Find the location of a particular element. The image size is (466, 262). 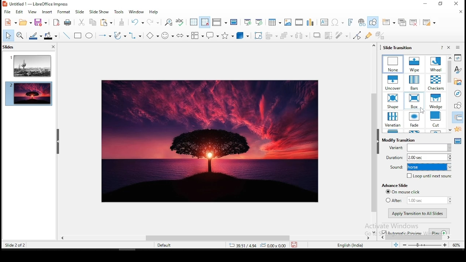

scroll bar is located at coordinates (450, 93).